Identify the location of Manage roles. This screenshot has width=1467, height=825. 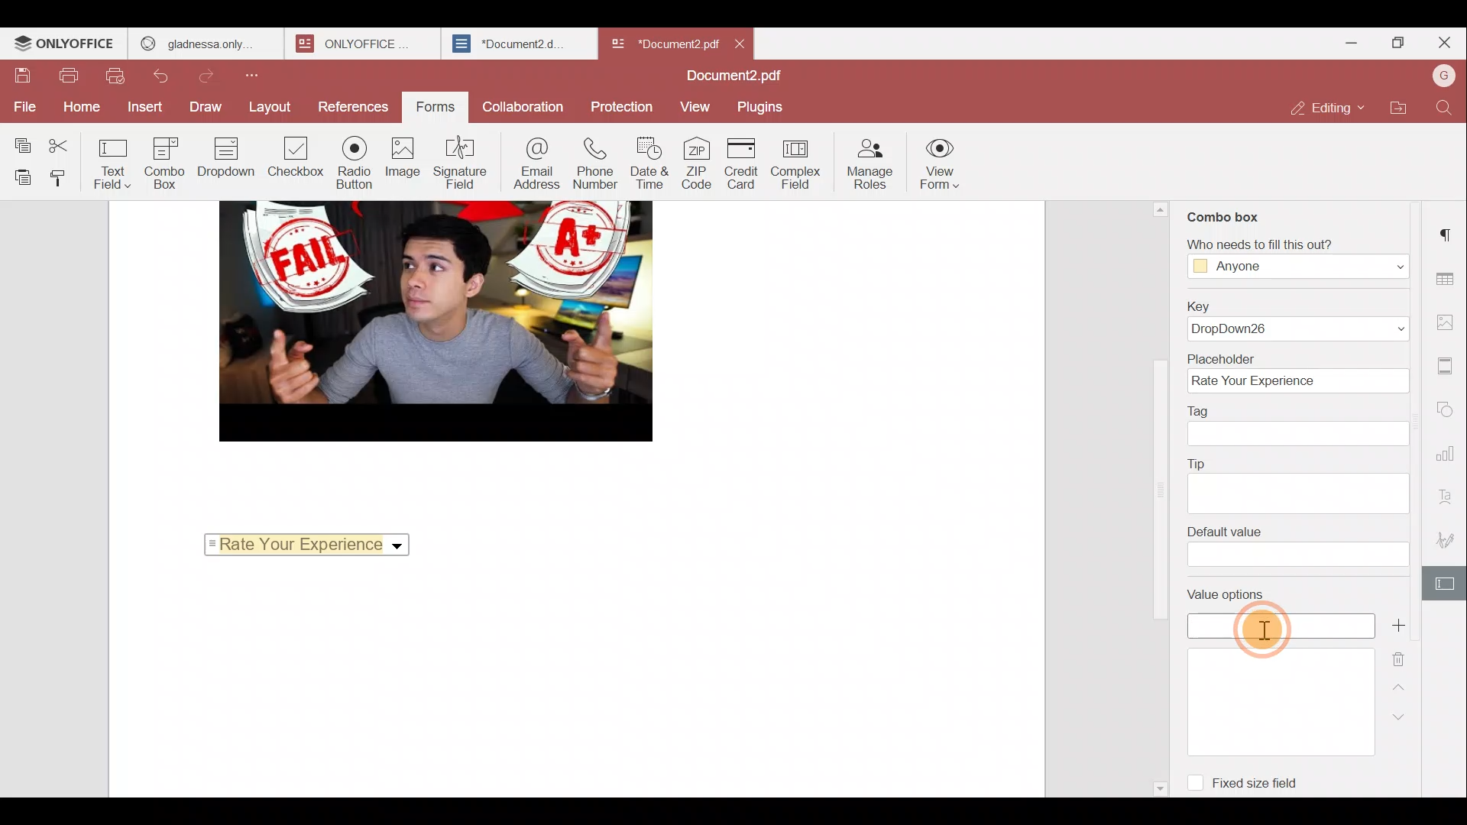
(872, 163).